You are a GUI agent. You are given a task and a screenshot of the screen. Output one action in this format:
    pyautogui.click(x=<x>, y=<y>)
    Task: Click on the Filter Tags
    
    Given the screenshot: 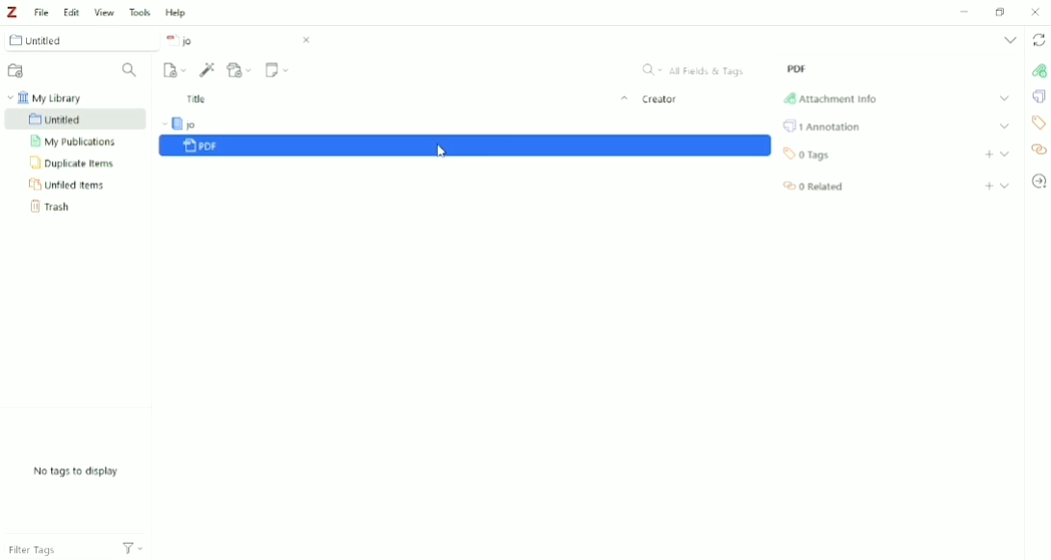 What is the action you would take?
    pyautogui.click(x=51, y=550)
    